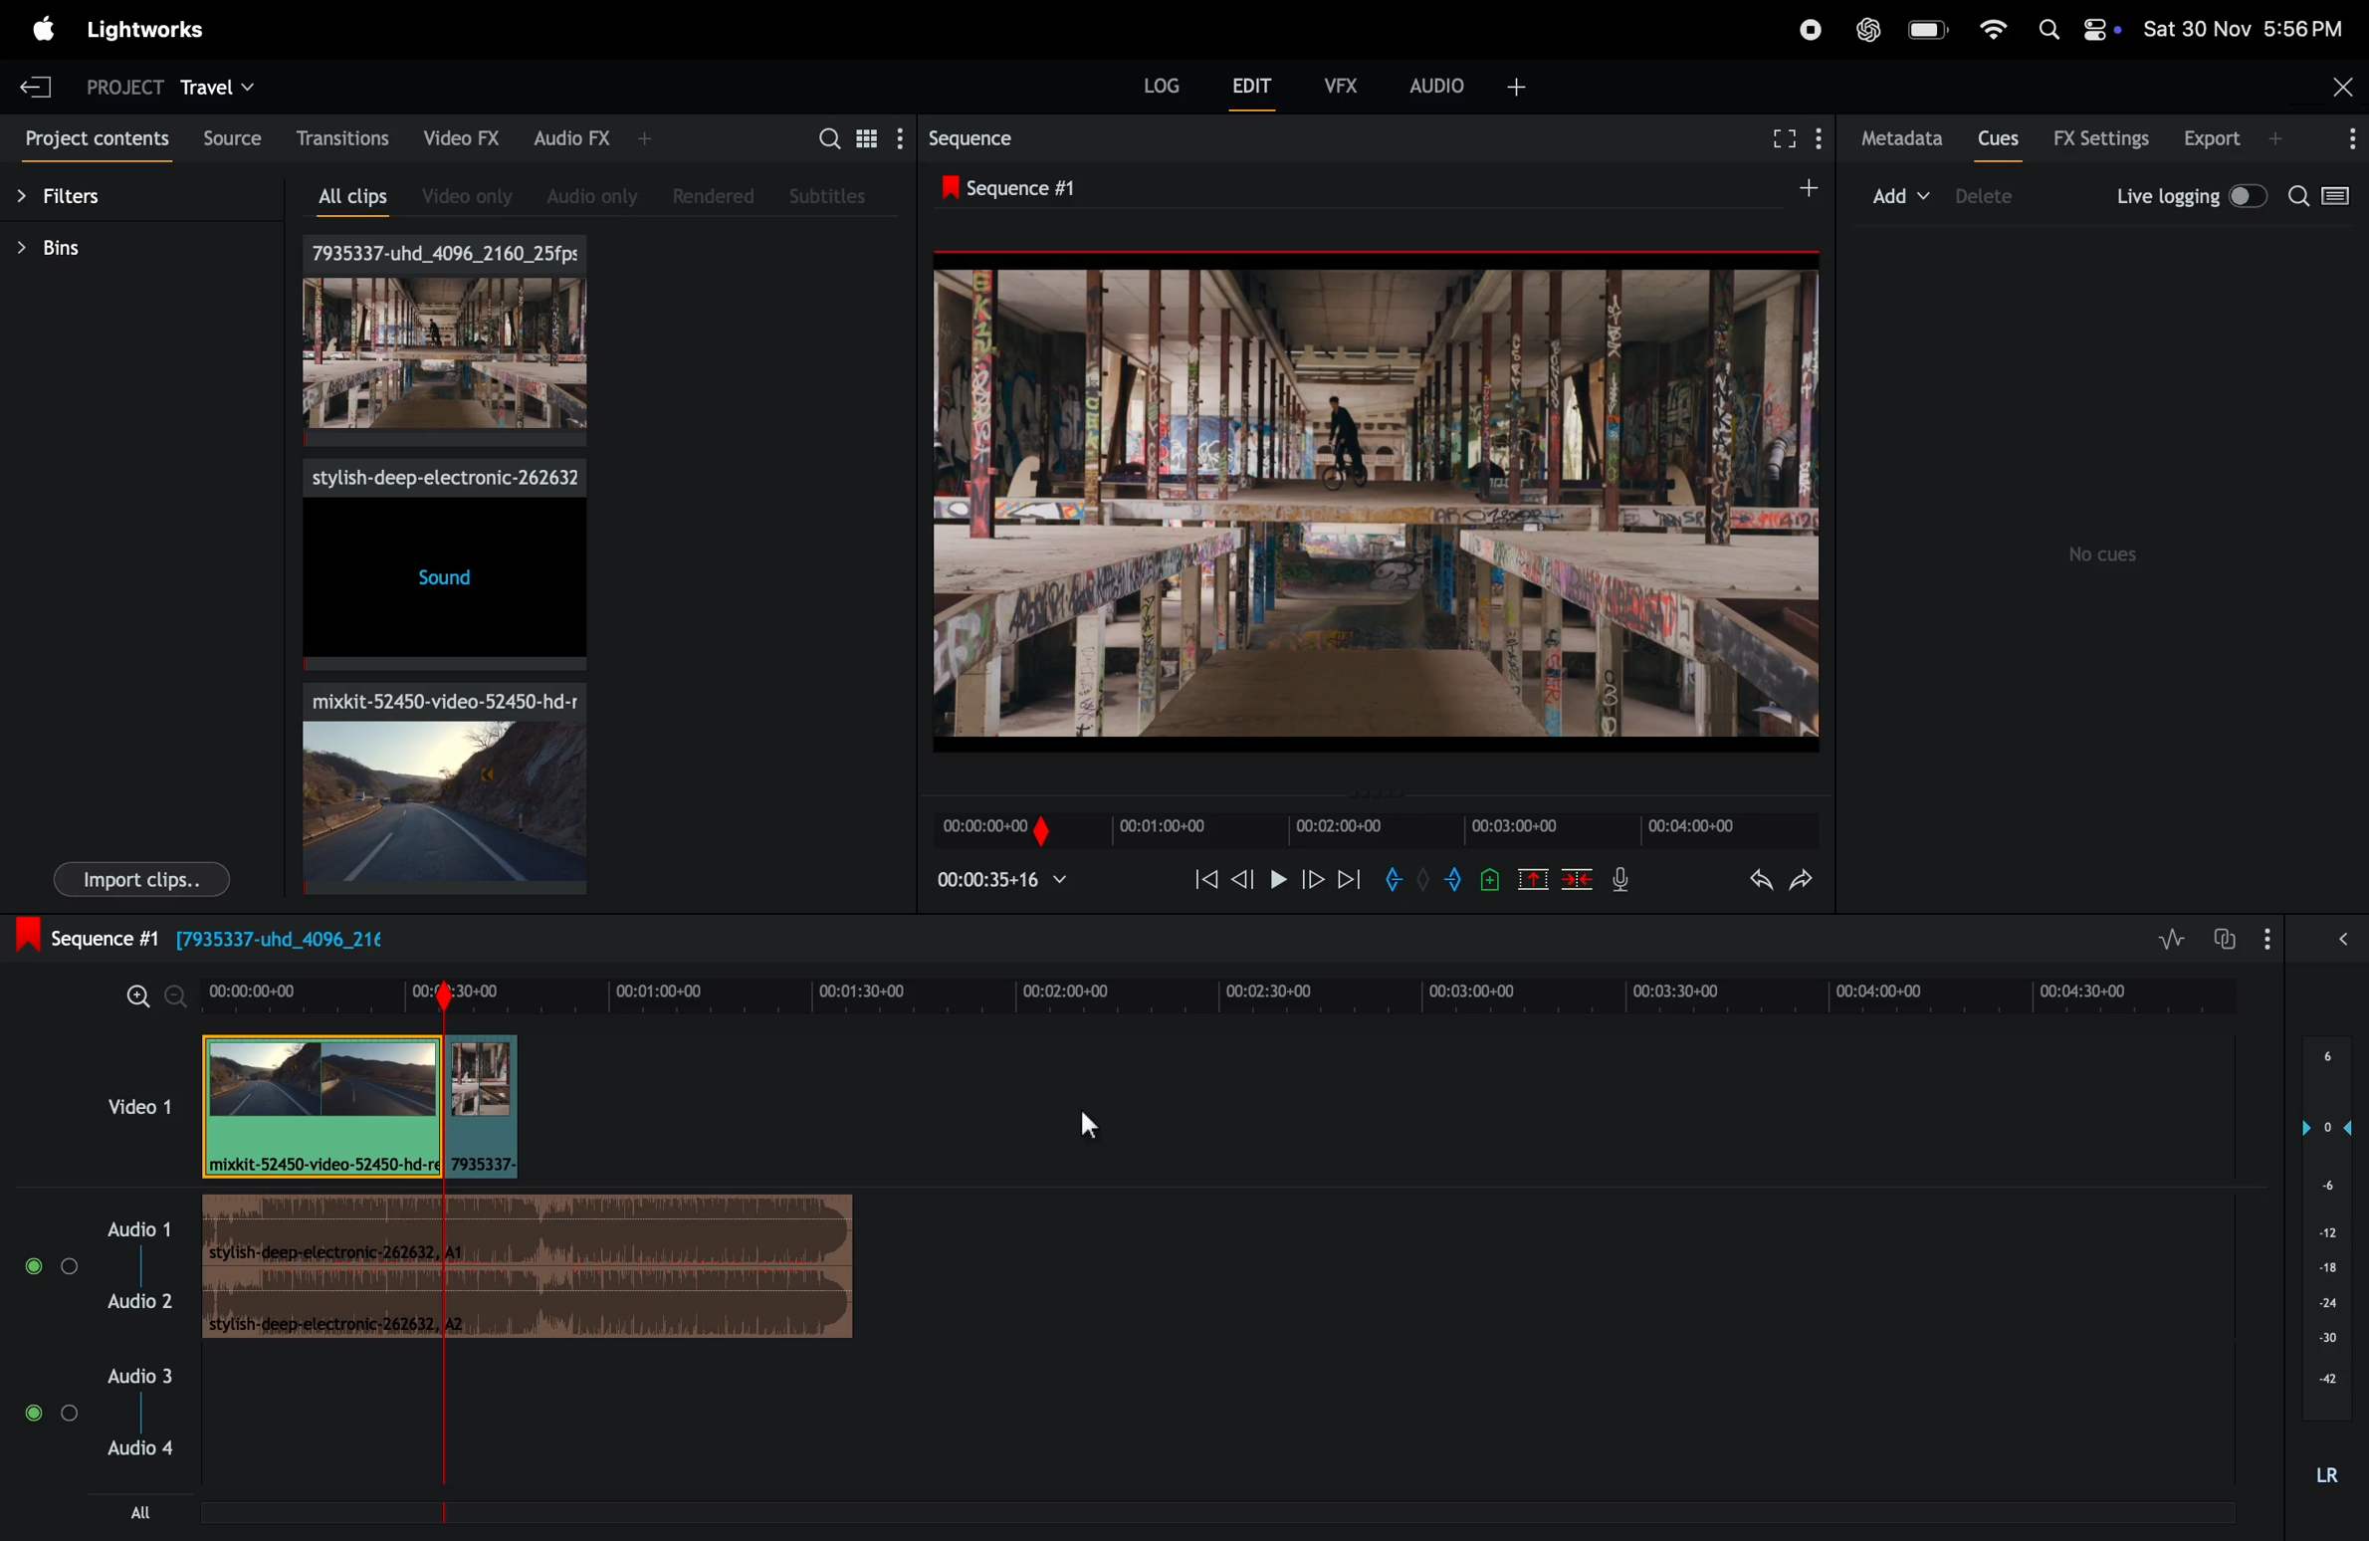 This screenshot has height=1541, width=2369. What do you see at coordinates (970, 141) in the screenshot?
I see `sequence` at bounding box center [970, 141].